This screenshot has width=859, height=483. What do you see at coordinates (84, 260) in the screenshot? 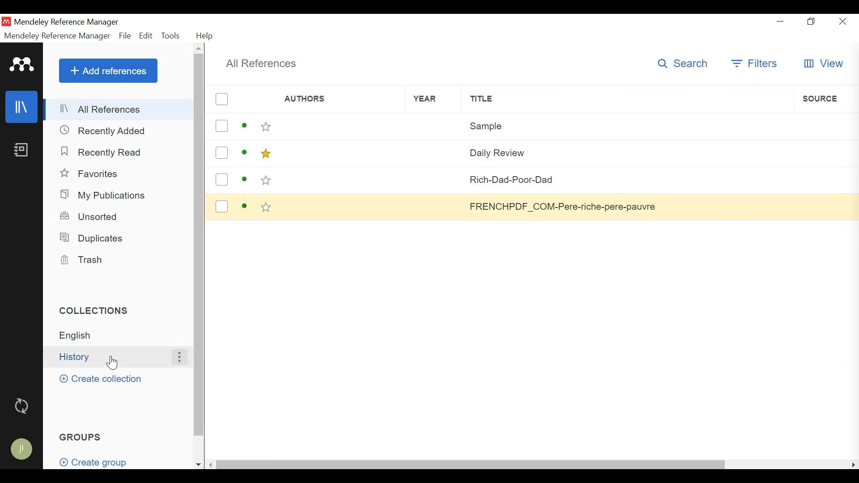
I see `Trash` at bounding box center [84, 260].